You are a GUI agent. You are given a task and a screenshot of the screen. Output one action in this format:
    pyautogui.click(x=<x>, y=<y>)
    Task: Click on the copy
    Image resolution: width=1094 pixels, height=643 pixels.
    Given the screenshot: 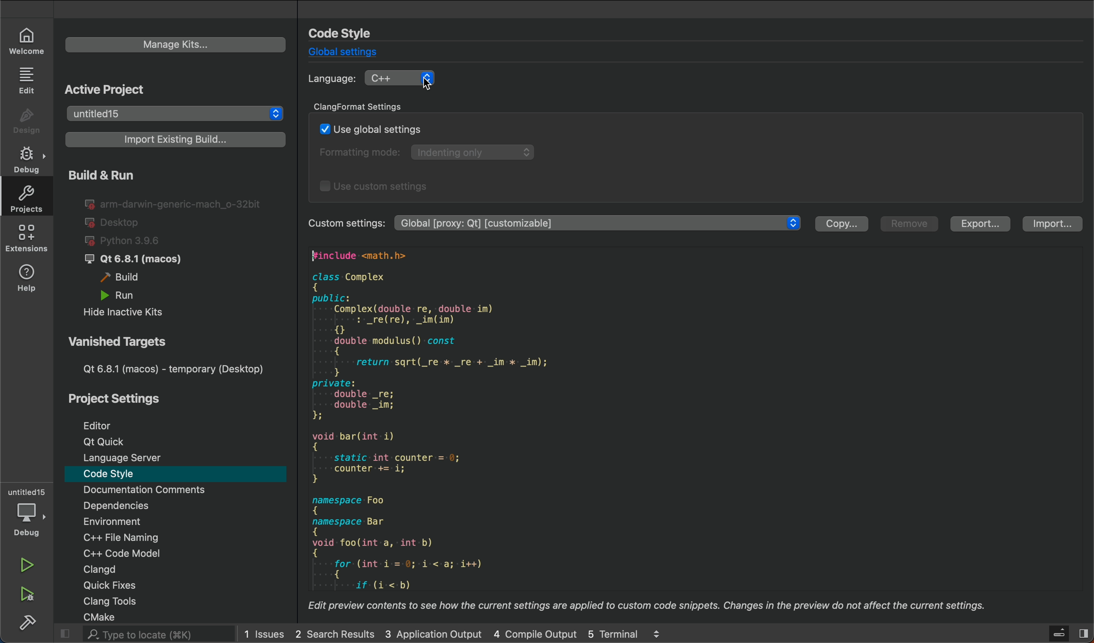 What is the action you would take?
    pyautogui.click(x=840, y=224)
    